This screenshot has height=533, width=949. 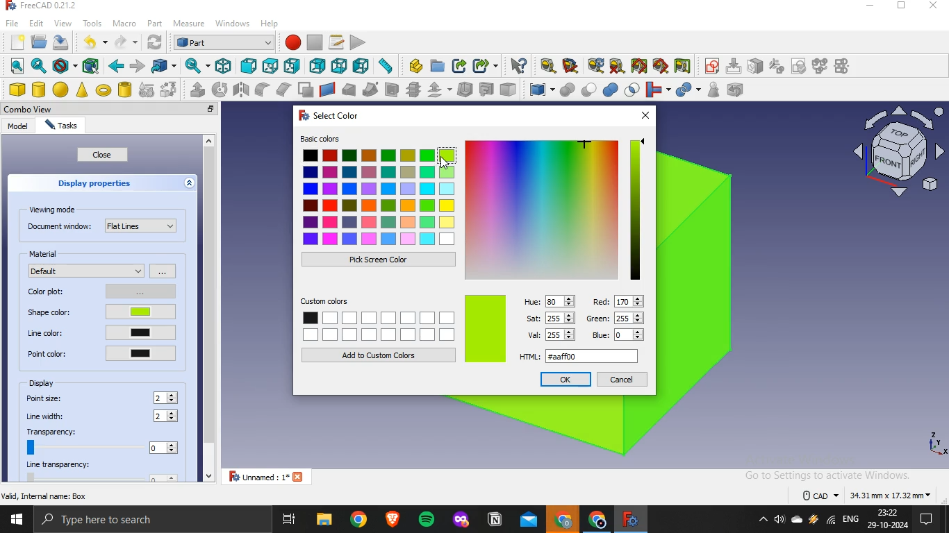 I want to click on loft, so click(x=348, y=90).